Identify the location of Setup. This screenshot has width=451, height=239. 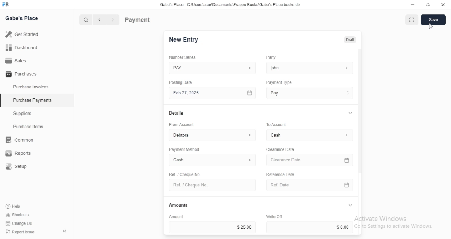
(21, 167).